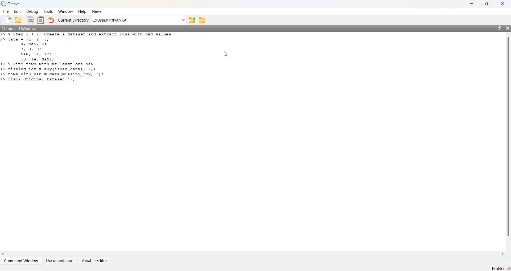 The height and width of the screenshot is (271, 511). Describe the element at coordinates (21, 261) in the screenshot. I see `Command Window` at that location.